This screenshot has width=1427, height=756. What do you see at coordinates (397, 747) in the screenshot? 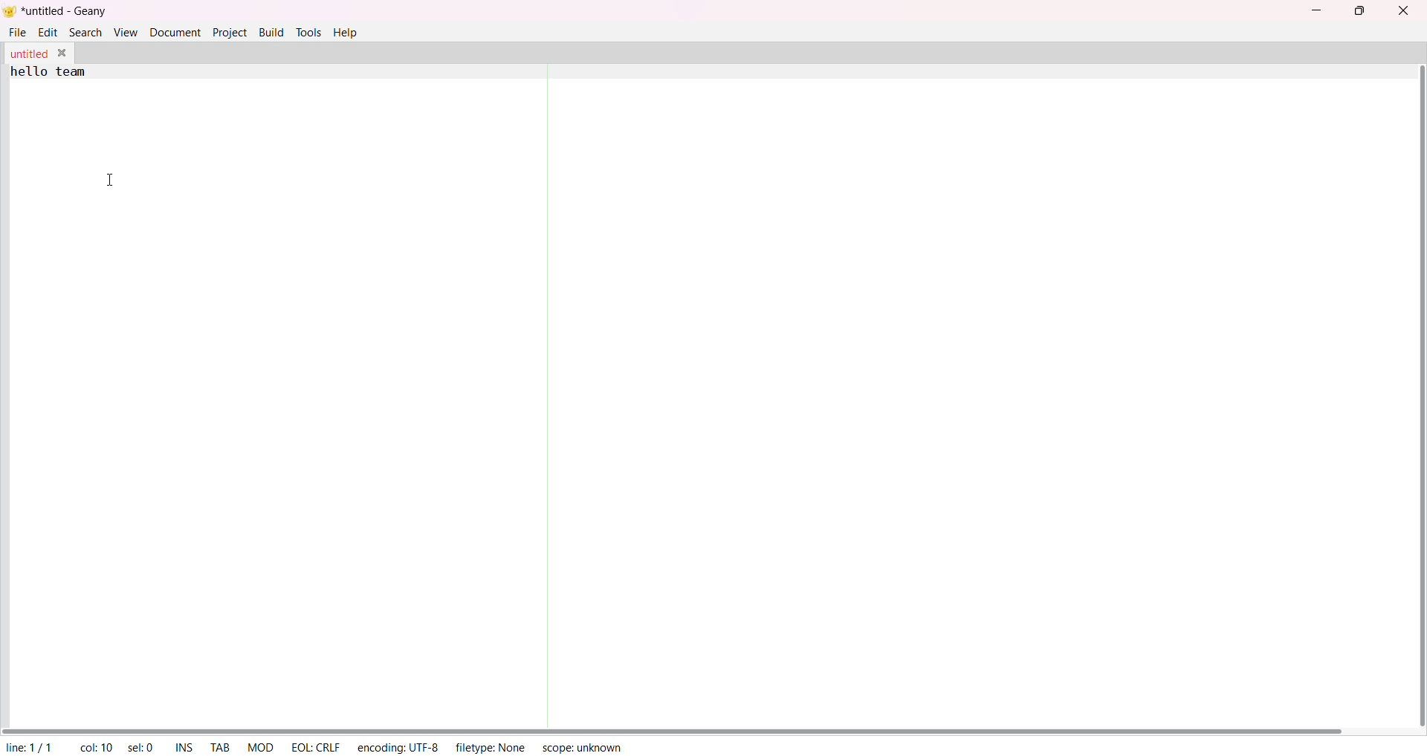
I see `encoding: UTF-8` at bounding box center [397, 747].